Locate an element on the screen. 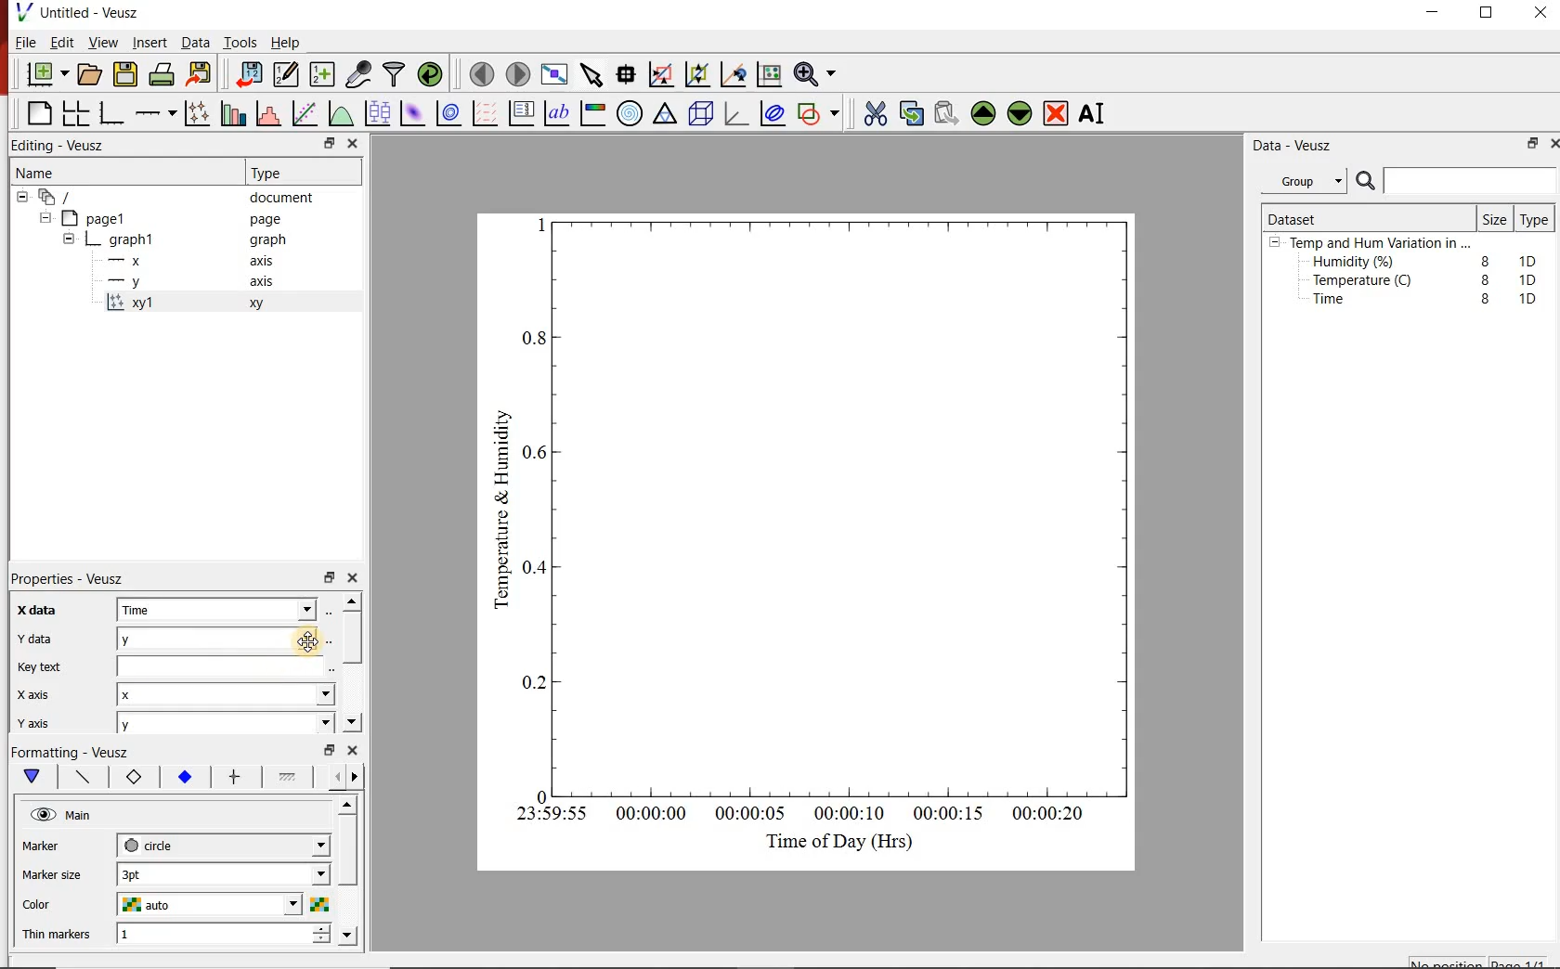 This screenshot has width=1560, height=969. Marker size dropdown is located at coordinates (278, 875).